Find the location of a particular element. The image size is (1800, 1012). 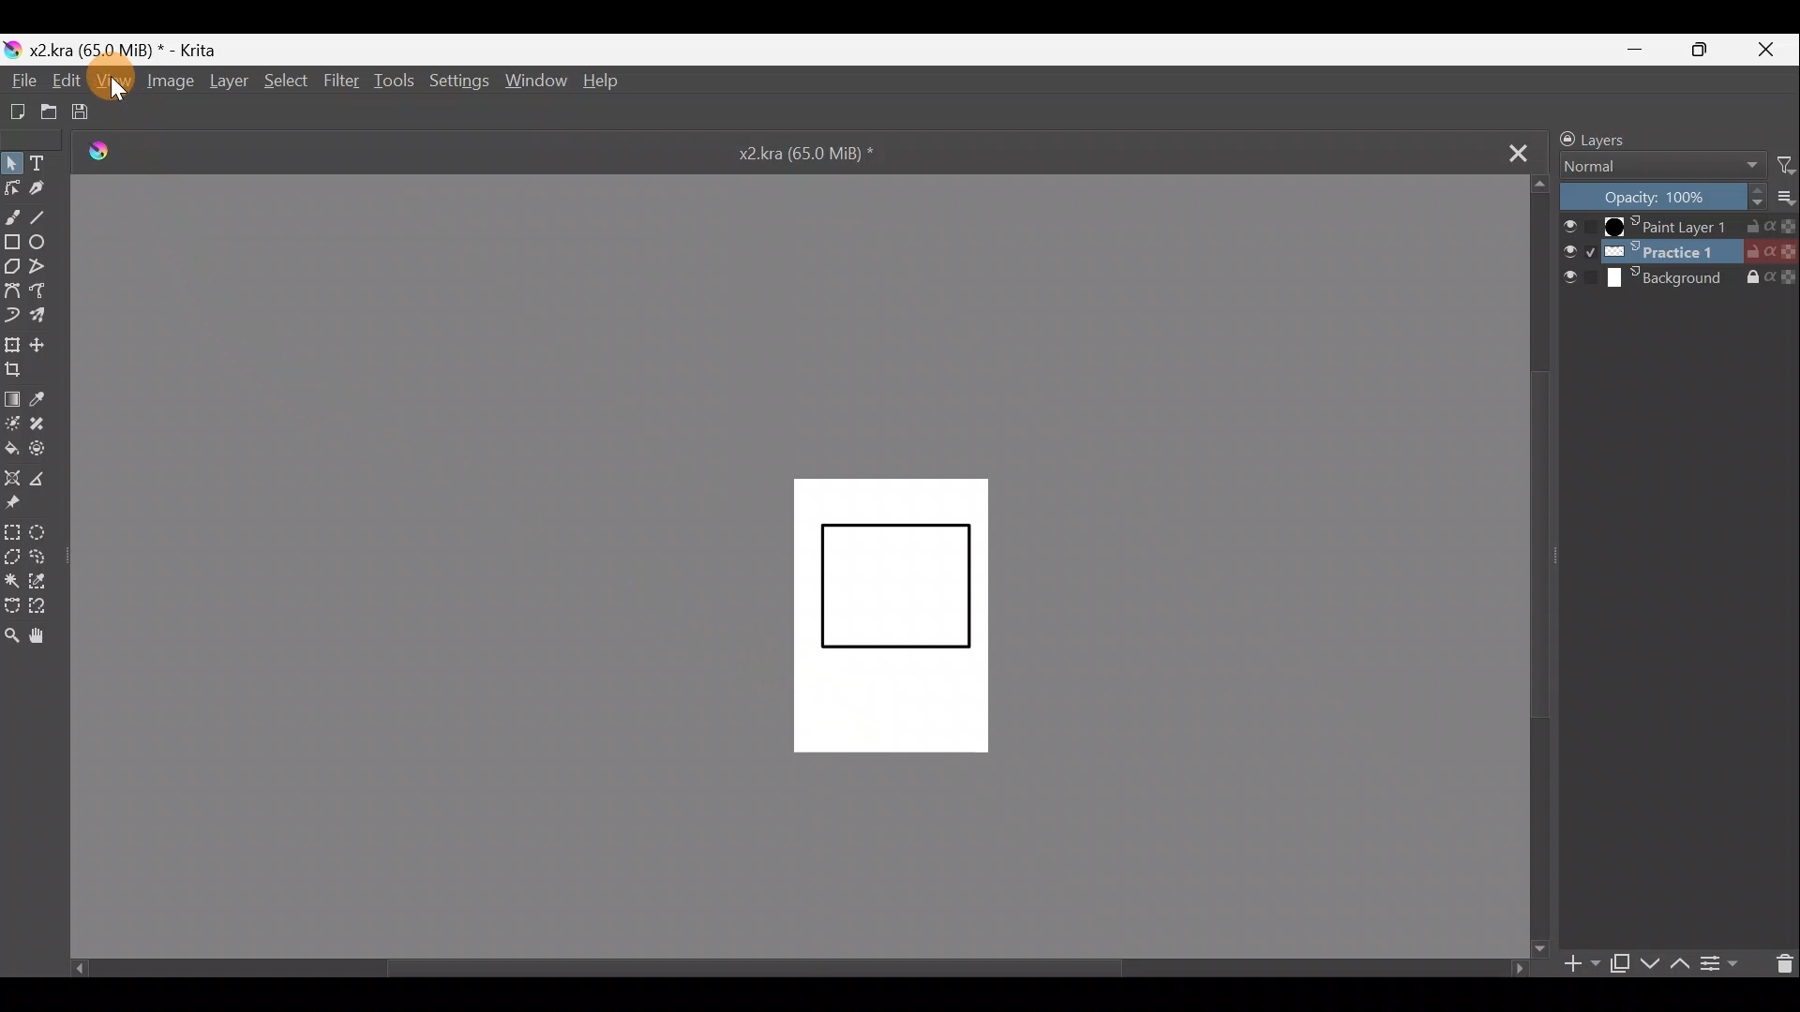

Freehand path tool is located at coordinates (47, 290).